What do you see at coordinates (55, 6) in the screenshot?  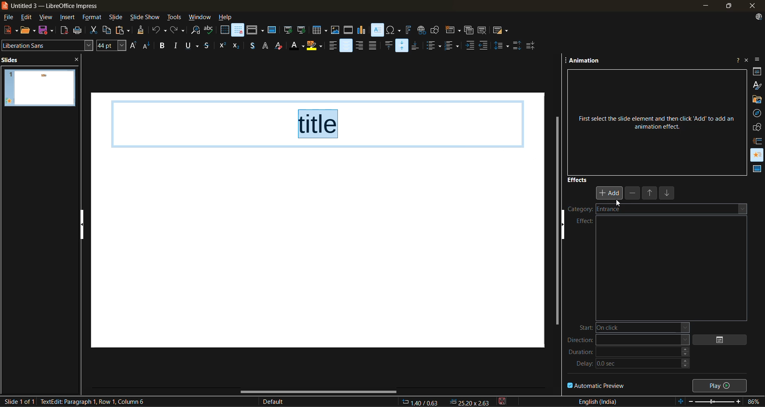 I see `app name and file name` at bounding box center [55, 6].